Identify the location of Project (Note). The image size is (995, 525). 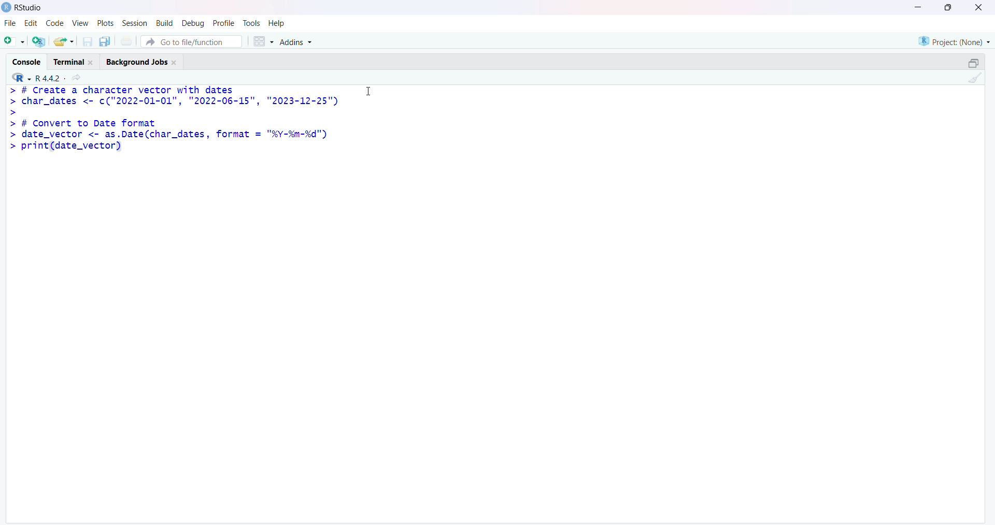
(952, 40).